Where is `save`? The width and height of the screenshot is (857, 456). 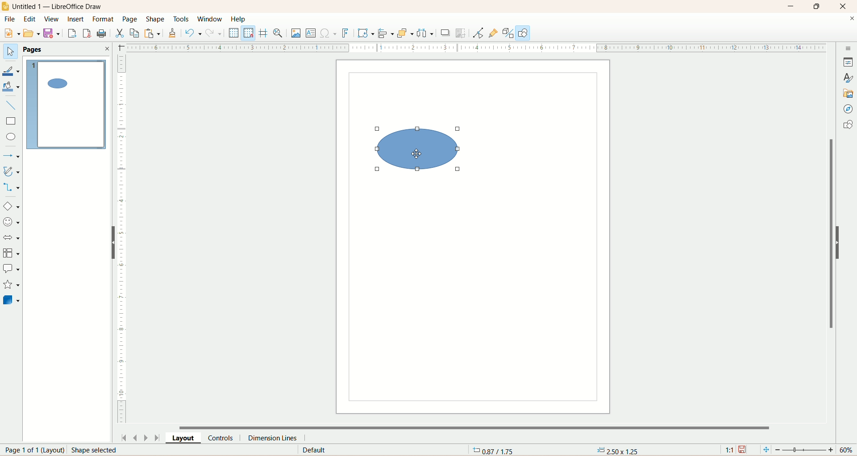 save is located at coordinates (744, 449).